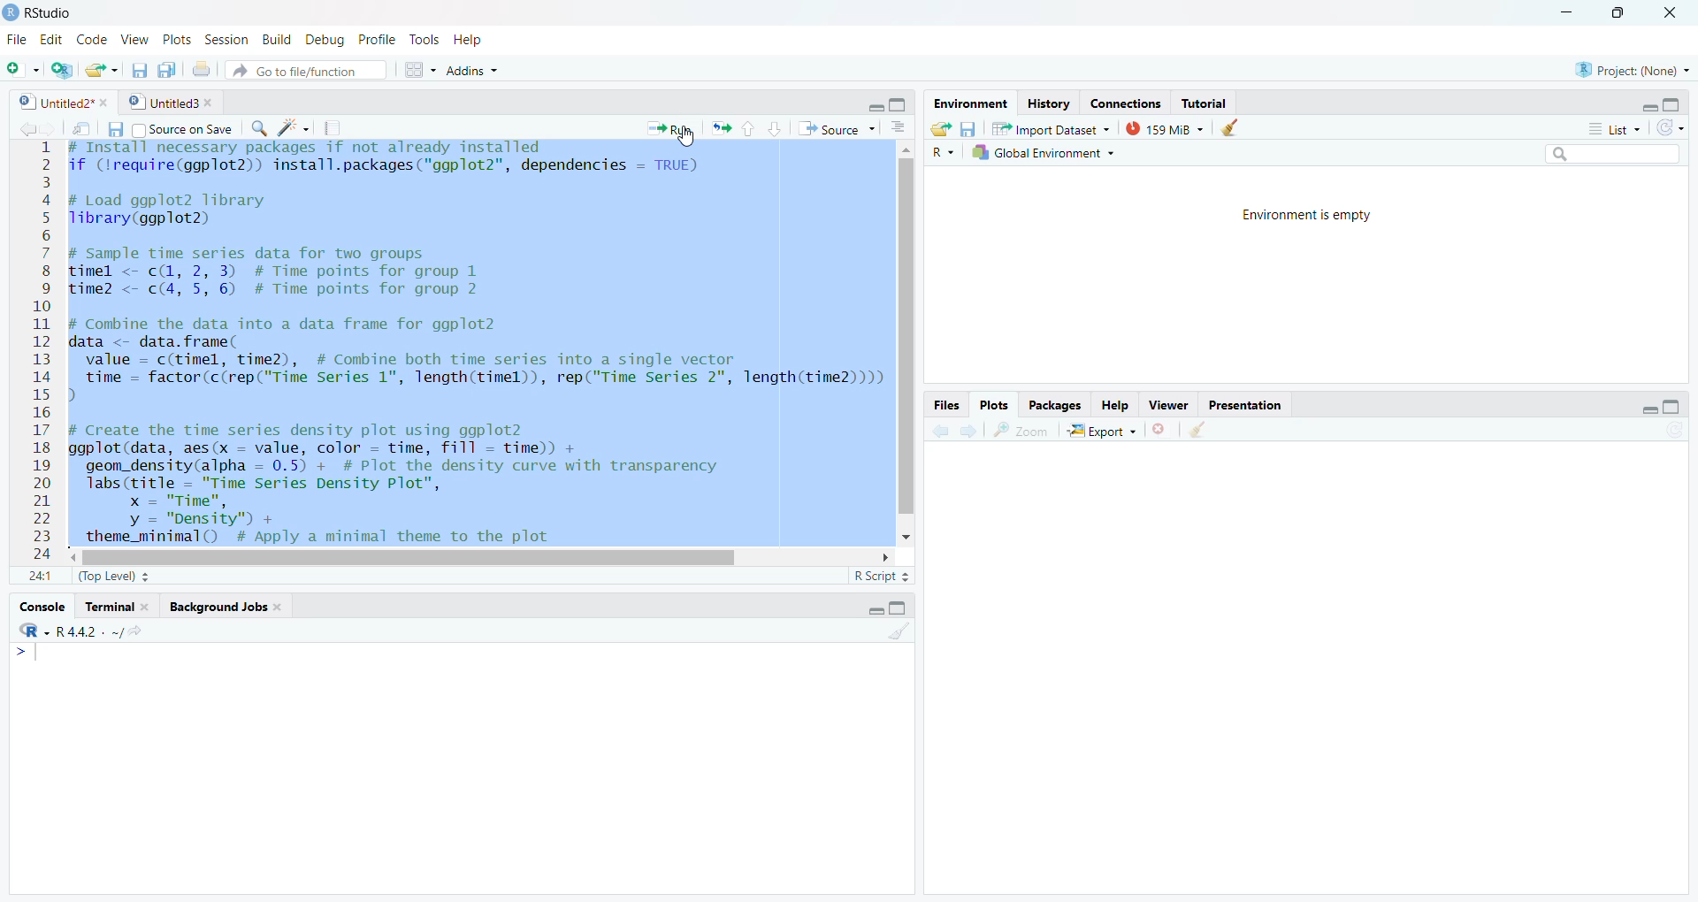 The width and height of the screenshot is (1698, 902). Describe the element at coordinates (1228, 127) in the screenshot. I see `clean` at that location.